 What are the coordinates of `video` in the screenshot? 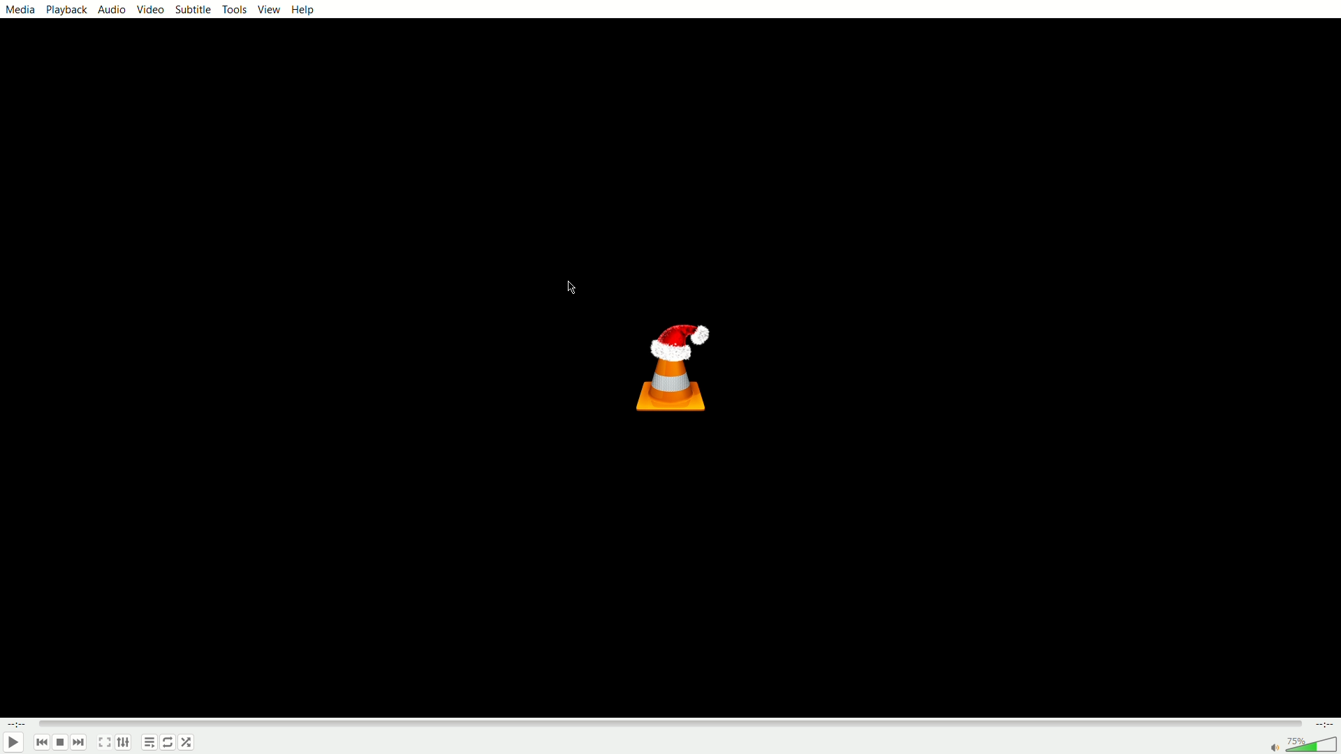 It's located at (152, 9).